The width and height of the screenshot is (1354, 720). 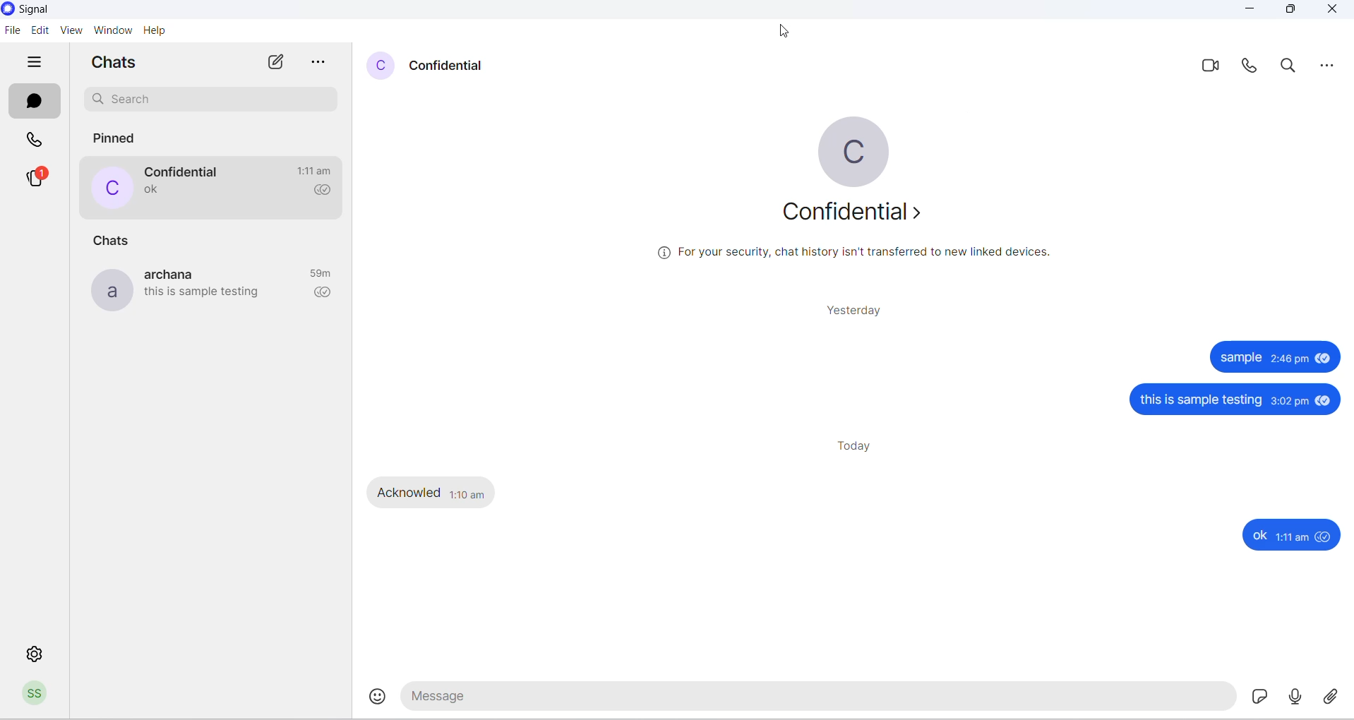 I want to click on security related text, so click(x=867, y=258).